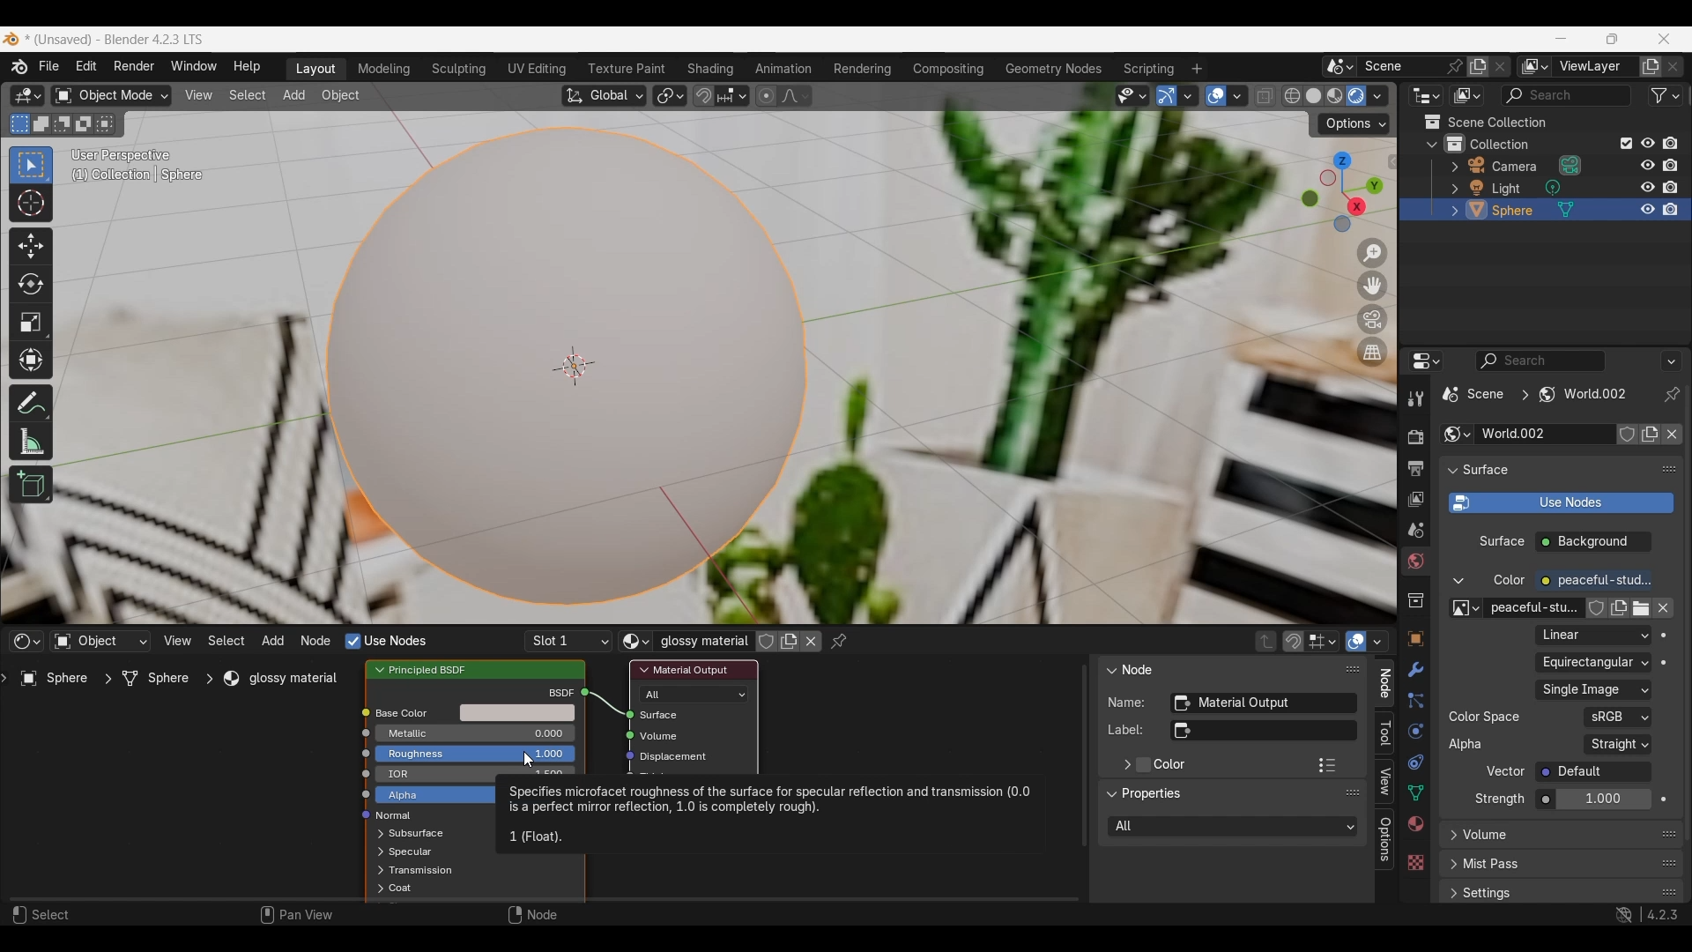 This screenshot has height=952, width=1692. What do you see at coordinates (619, 734) in the screenshot?
I see `icon` at bounding box center [619, 734].